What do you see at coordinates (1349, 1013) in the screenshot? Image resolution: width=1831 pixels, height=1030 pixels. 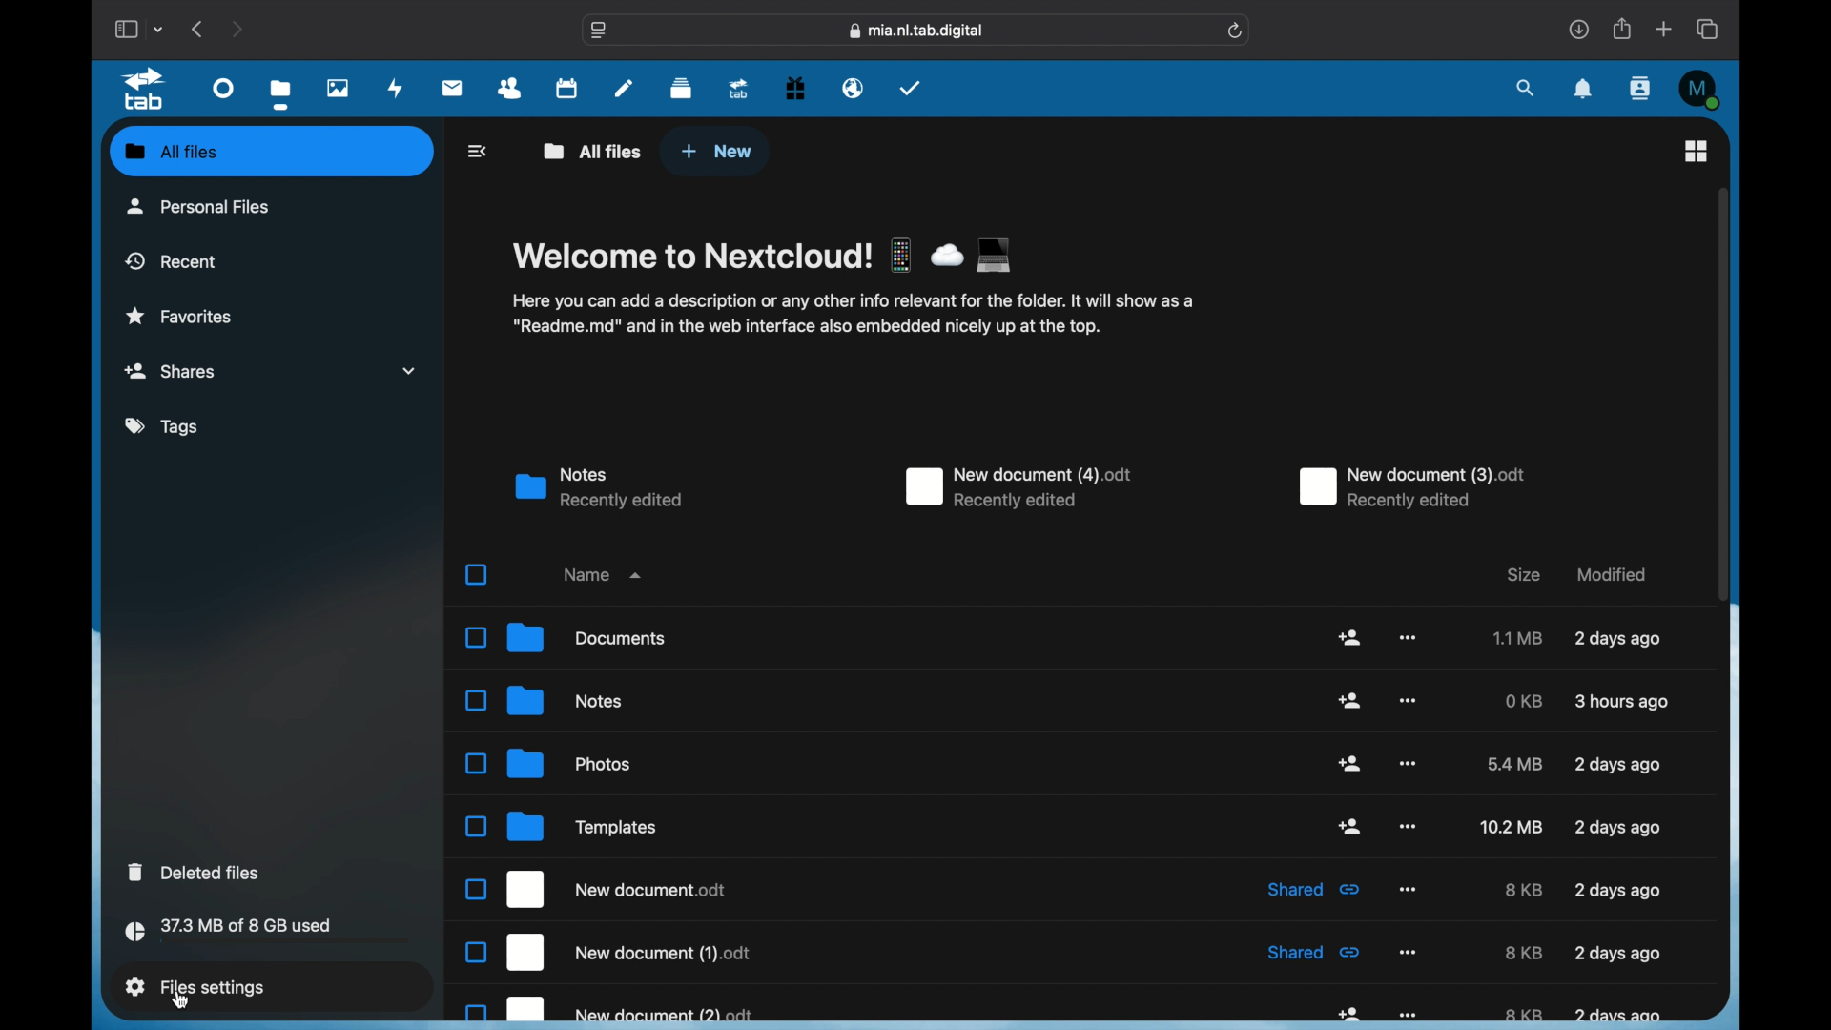 I see `shared` at bounding box center [1349, 1013].